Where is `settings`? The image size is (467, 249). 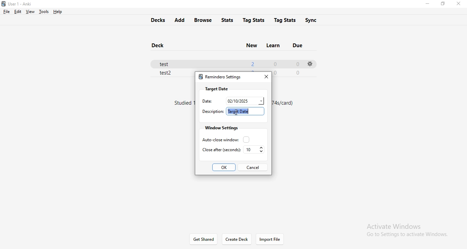
settings is located at coordinates (309, 64).